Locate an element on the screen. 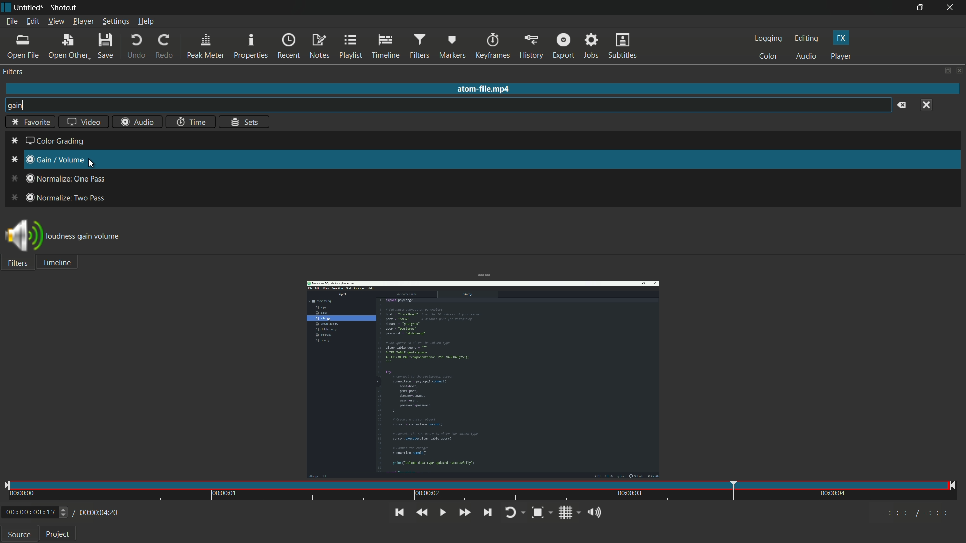 This screenshot has width=966, height=543. logging is located at coordinates (768, 38).